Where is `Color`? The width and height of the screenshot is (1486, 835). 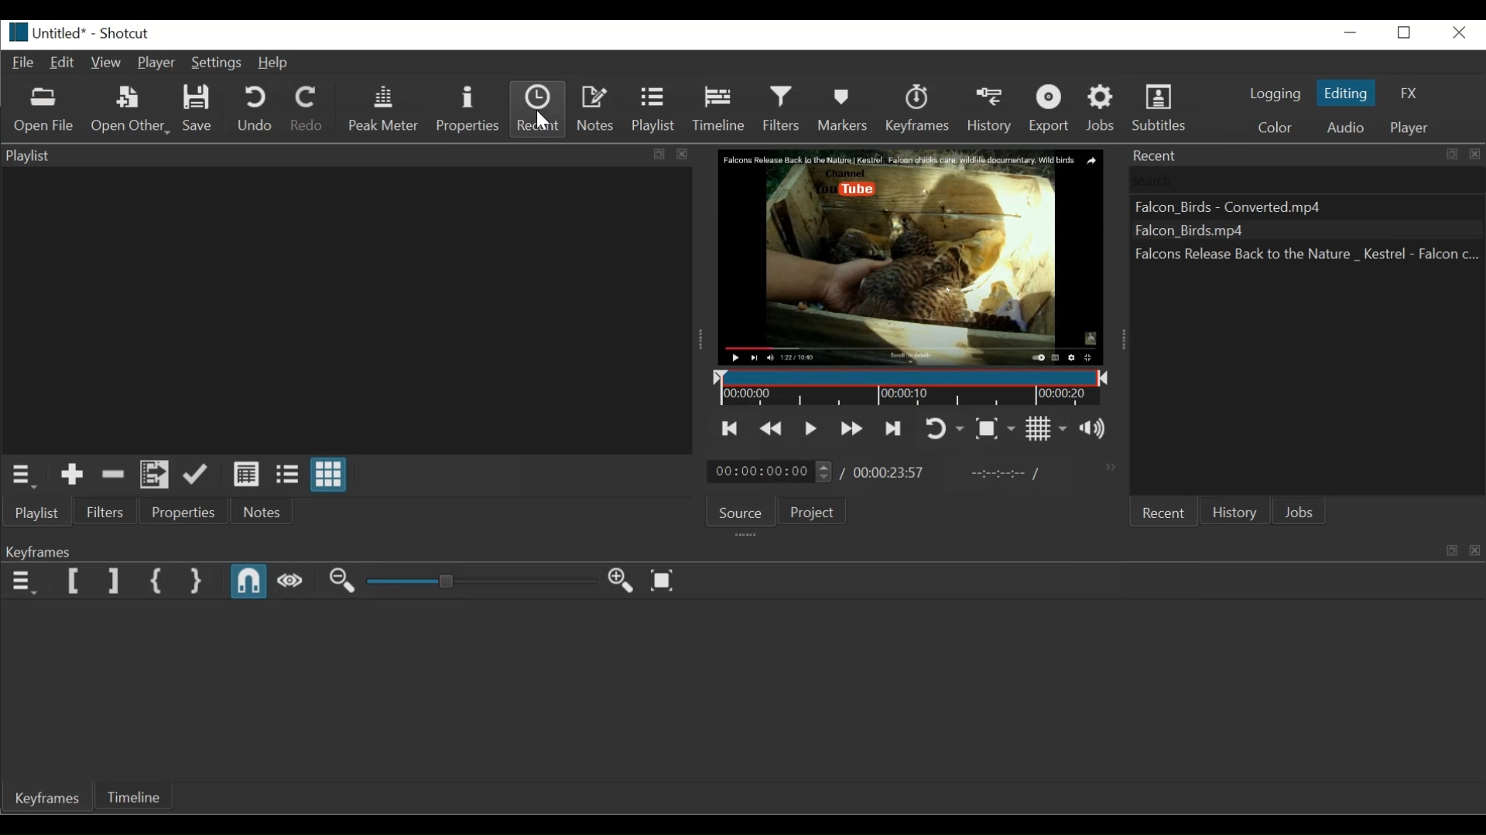
Color is located at coordinates (1274, 128).